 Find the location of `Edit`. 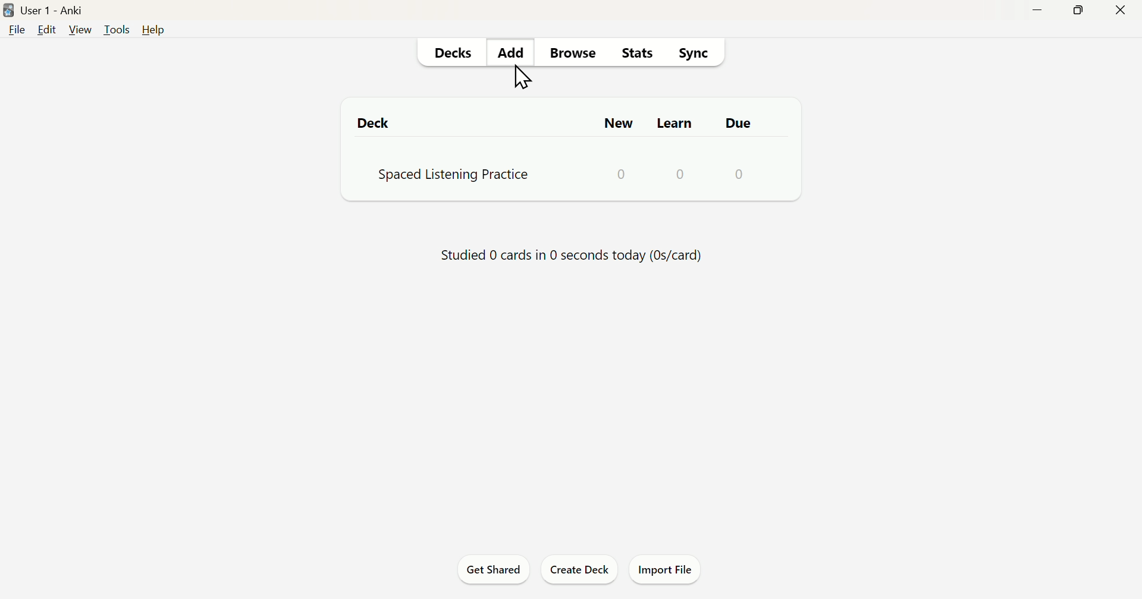

Edit is located at coordinates (47, 32).